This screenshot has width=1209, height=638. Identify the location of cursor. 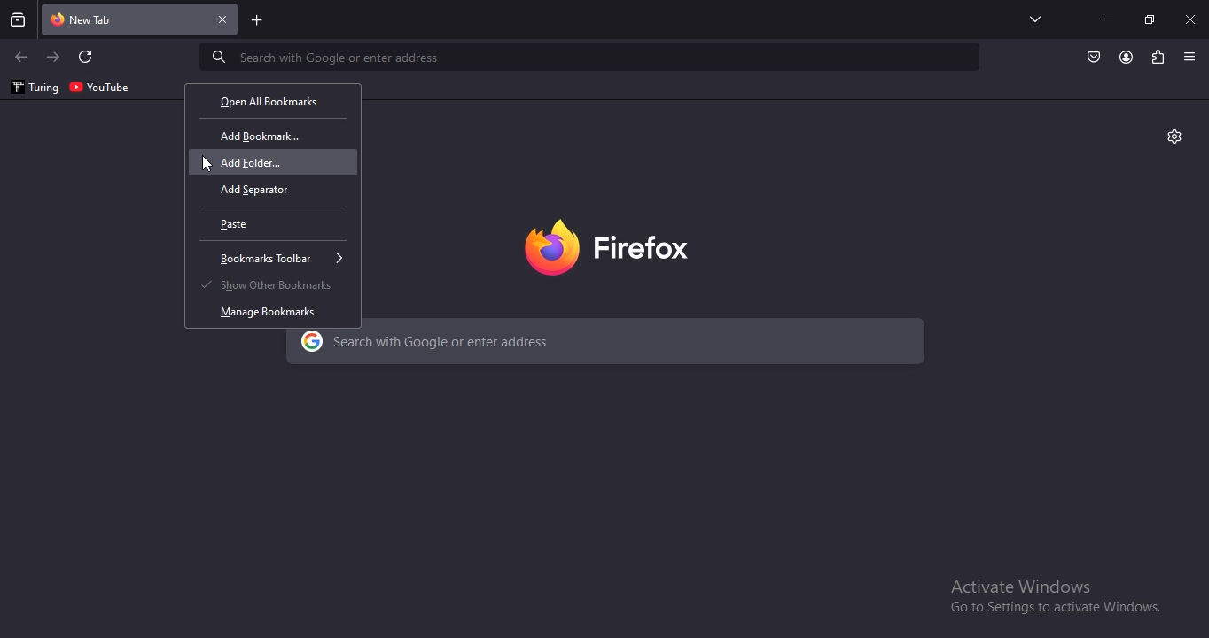
(207, 165).